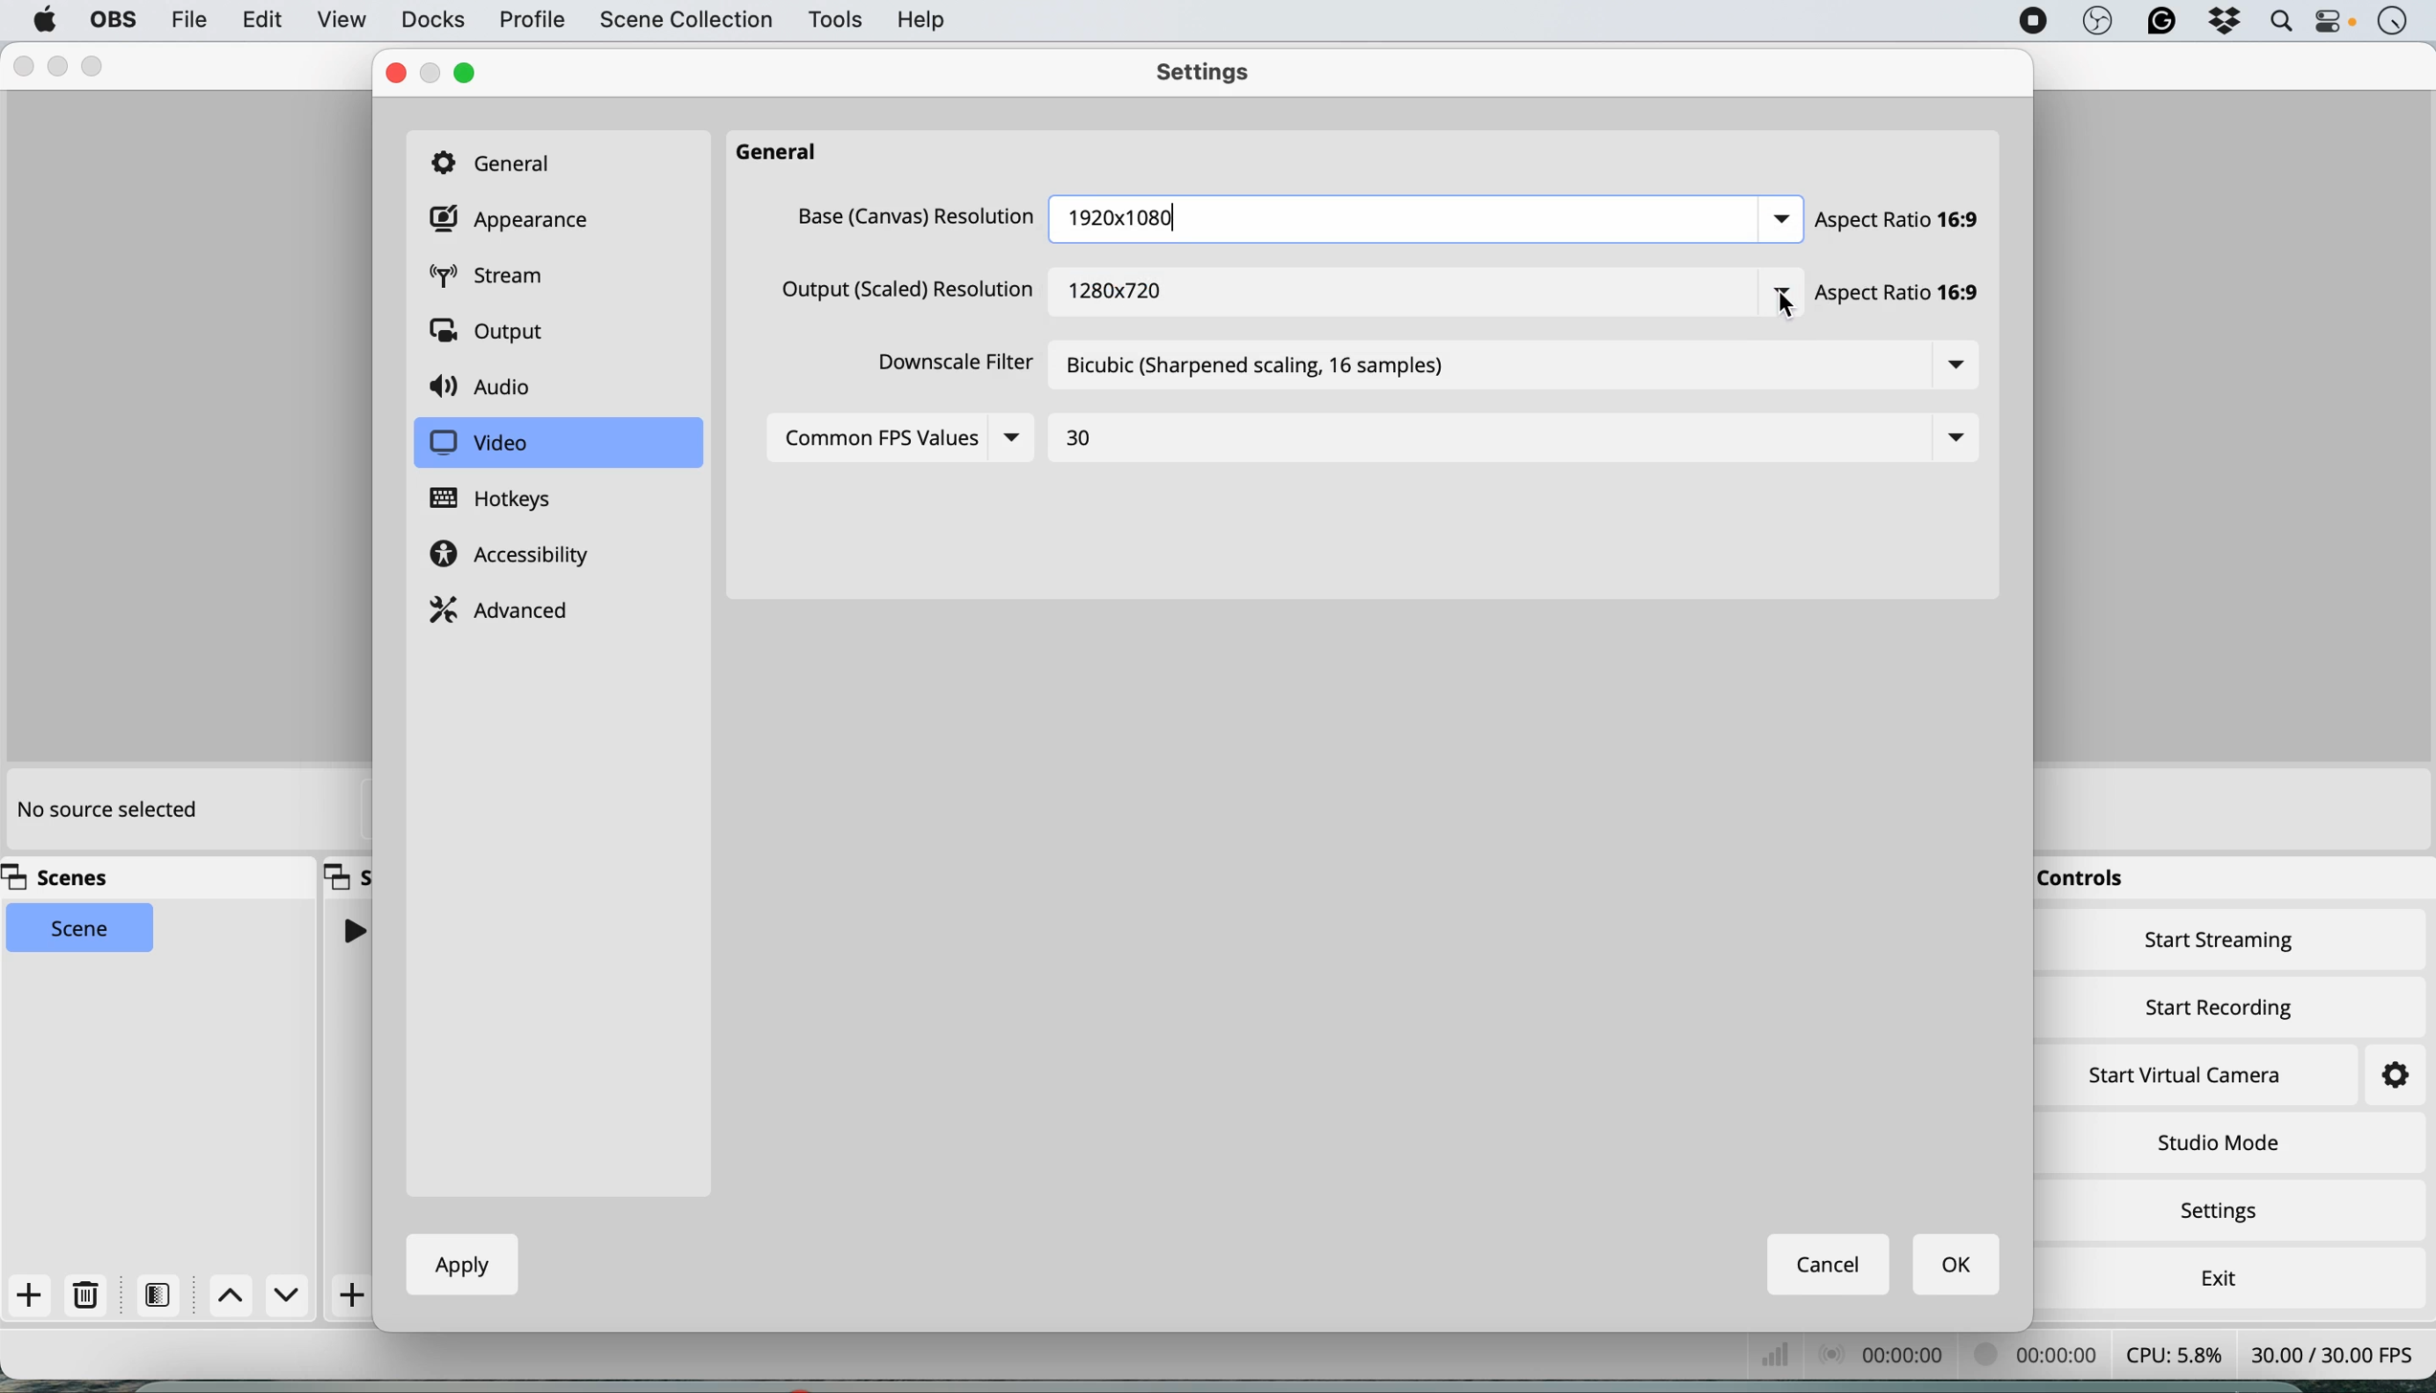 This screenshot has height=1393, width=2436. Describe the element at coordinates (1959, 1266) in the screenshot. I see `ok` at that location.